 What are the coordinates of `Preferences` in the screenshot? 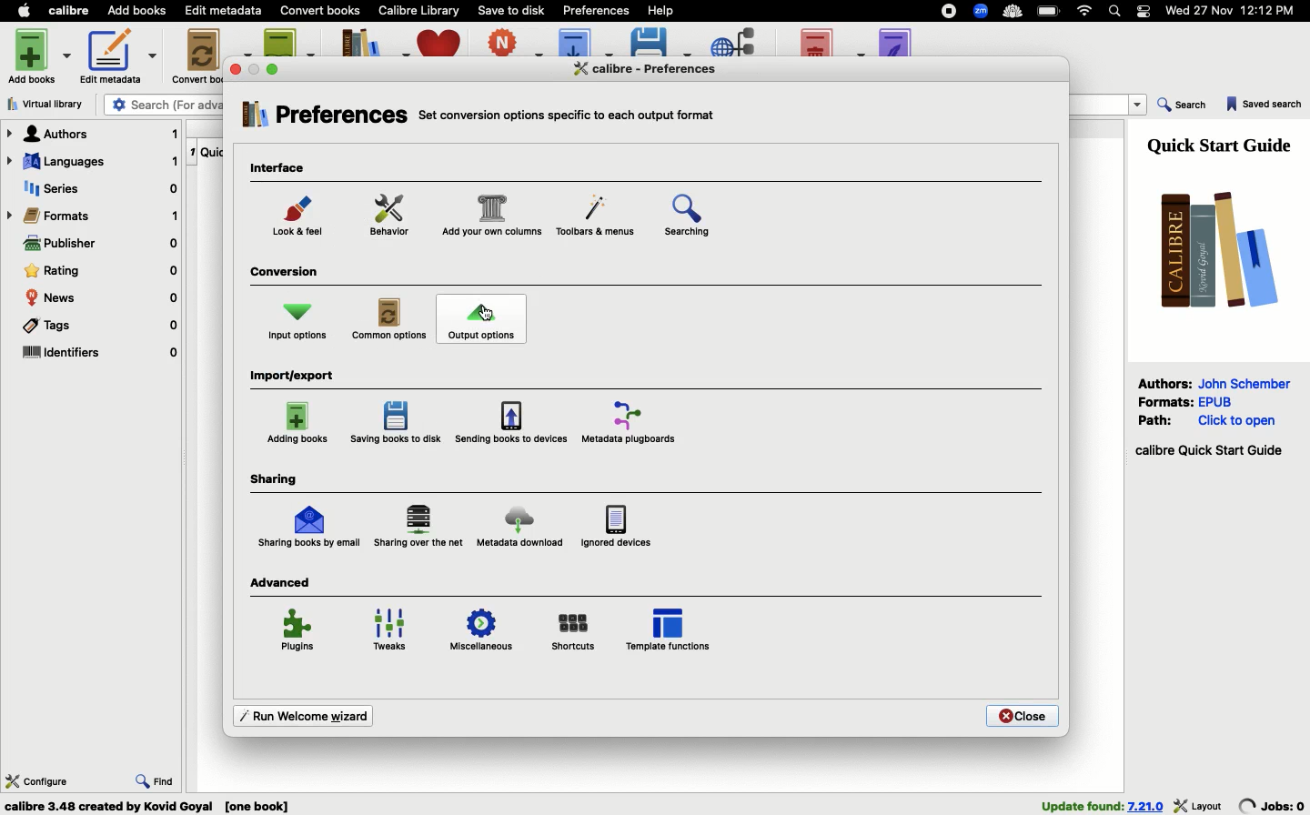 It's located at (323, 118).